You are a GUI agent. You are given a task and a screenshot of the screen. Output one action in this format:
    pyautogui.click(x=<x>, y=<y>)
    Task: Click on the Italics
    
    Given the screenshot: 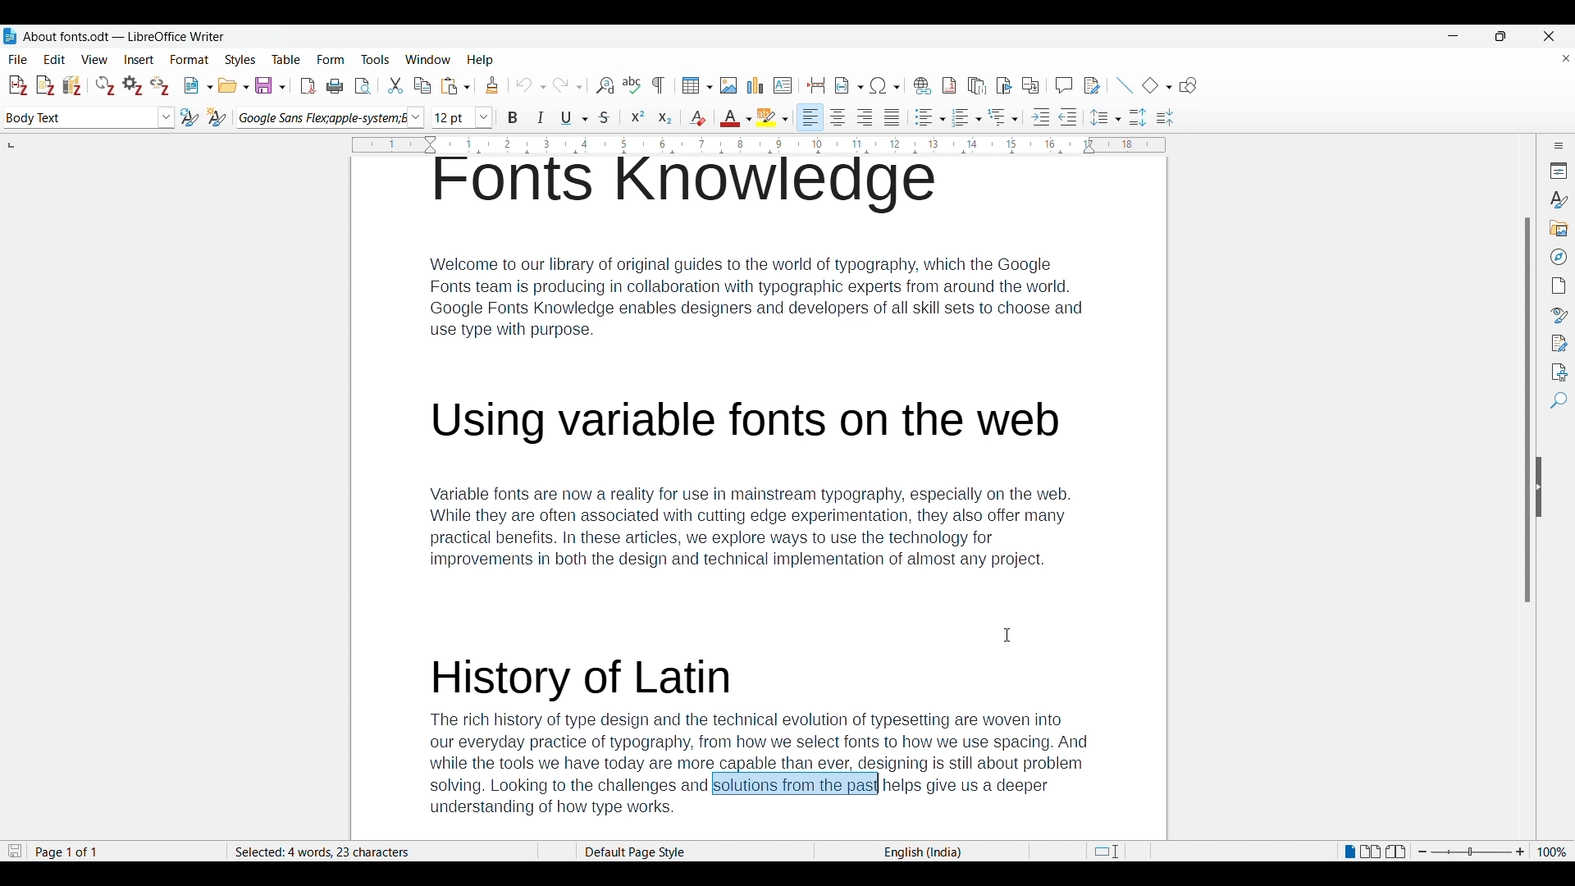 What is the action you would take?
    pyautogui.click(x=541, y=117)
    